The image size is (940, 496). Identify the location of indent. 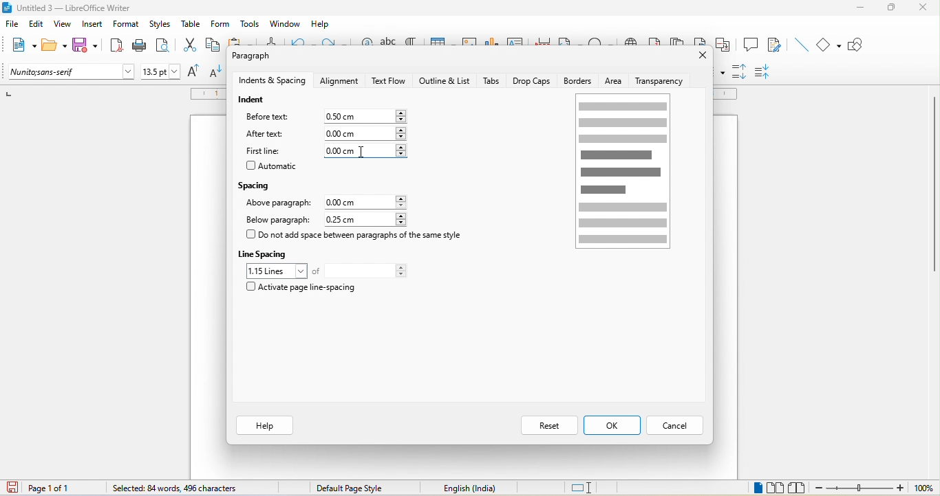
(255, 101).